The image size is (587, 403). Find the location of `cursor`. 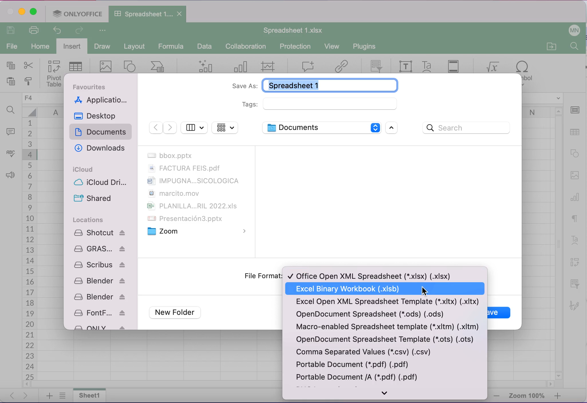

cursor is located at coordinates (424, 291).